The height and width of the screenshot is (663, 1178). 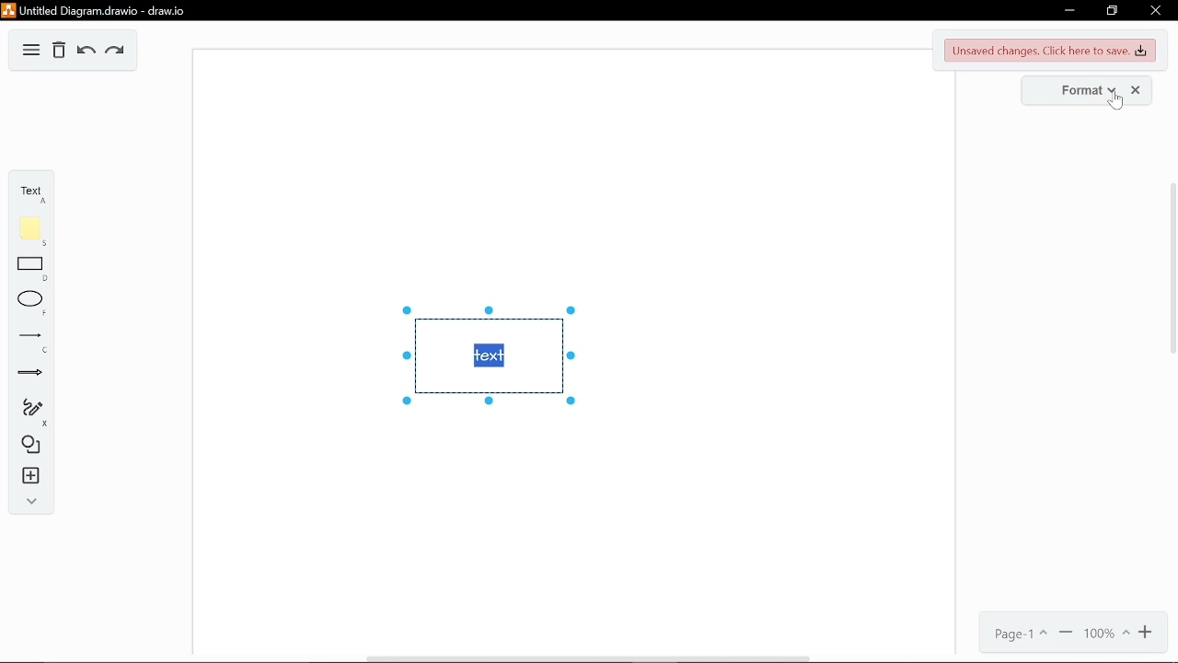 What do you see at coordinates (28, 375) in the screenshot?
I see `arrows` at bounding box center [28, 375].